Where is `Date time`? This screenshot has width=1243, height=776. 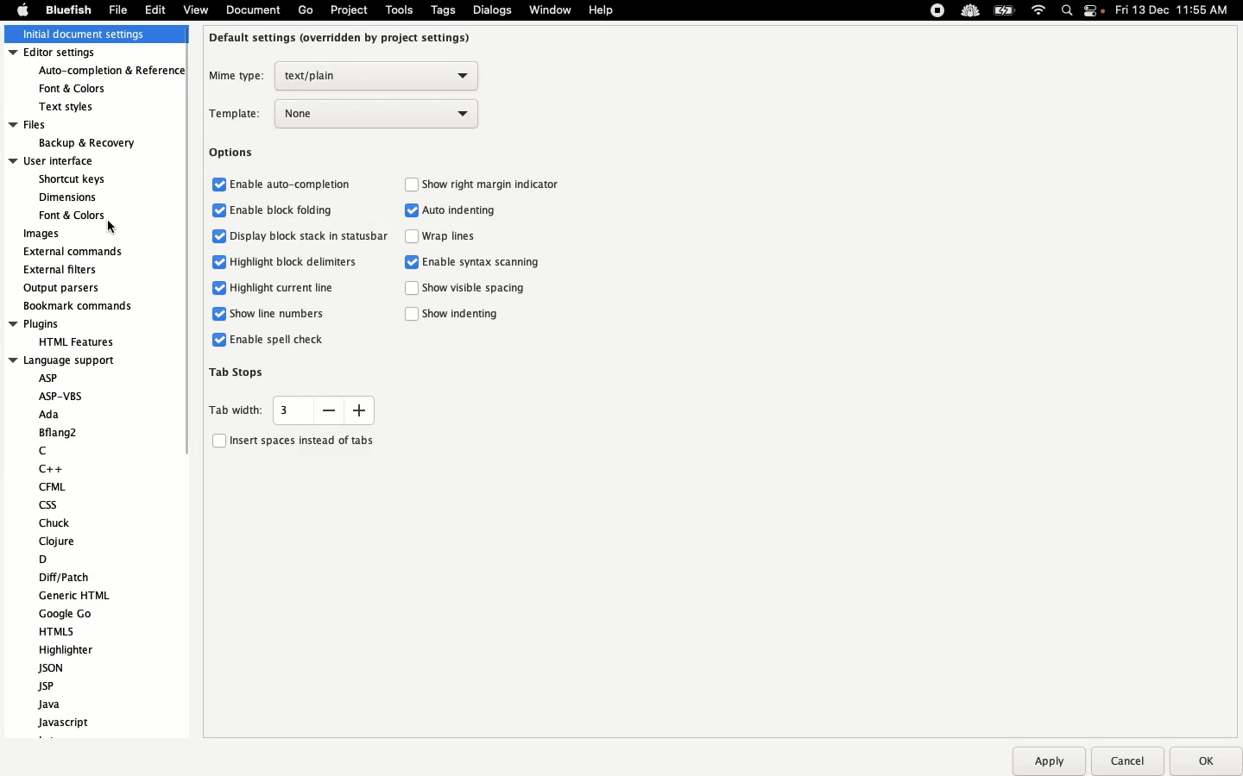
Date time is located at coordinates (1177, 9).